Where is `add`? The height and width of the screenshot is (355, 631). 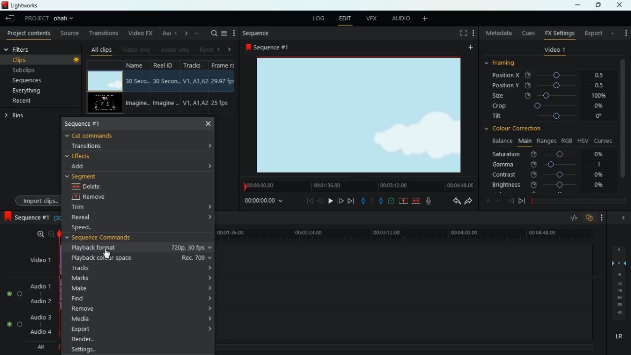 add is located at coordinates (80, 167).